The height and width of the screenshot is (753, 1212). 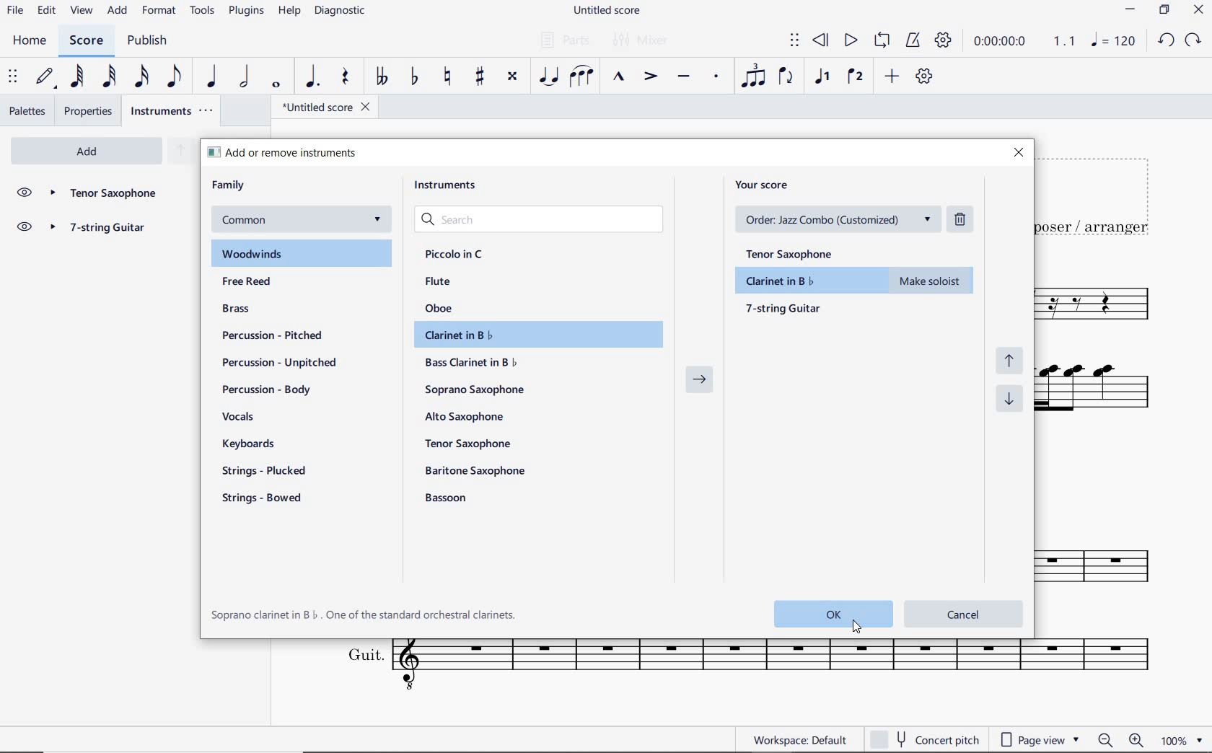 What do you see at coordinates (562, 38) in the screenshot?
I see `PARTS` at bounding box center [562, 38].